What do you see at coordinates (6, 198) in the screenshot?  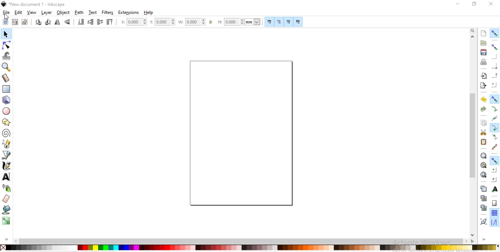 I see `erase existing paths` at bounding box center [6, 198].